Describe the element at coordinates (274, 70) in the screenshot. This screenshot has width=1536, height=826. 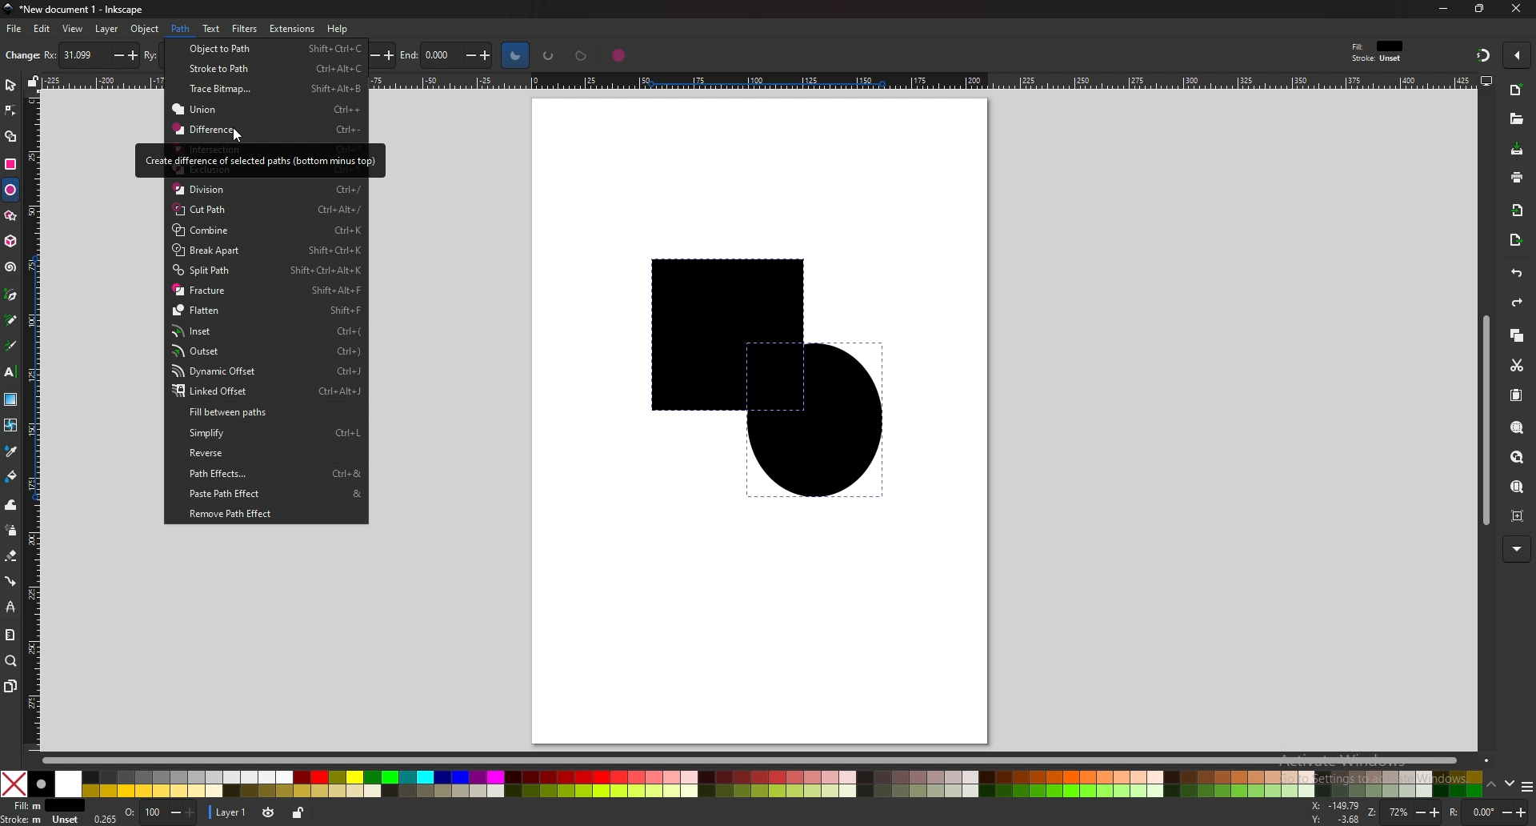
I see `Stroke to Path` at that location.